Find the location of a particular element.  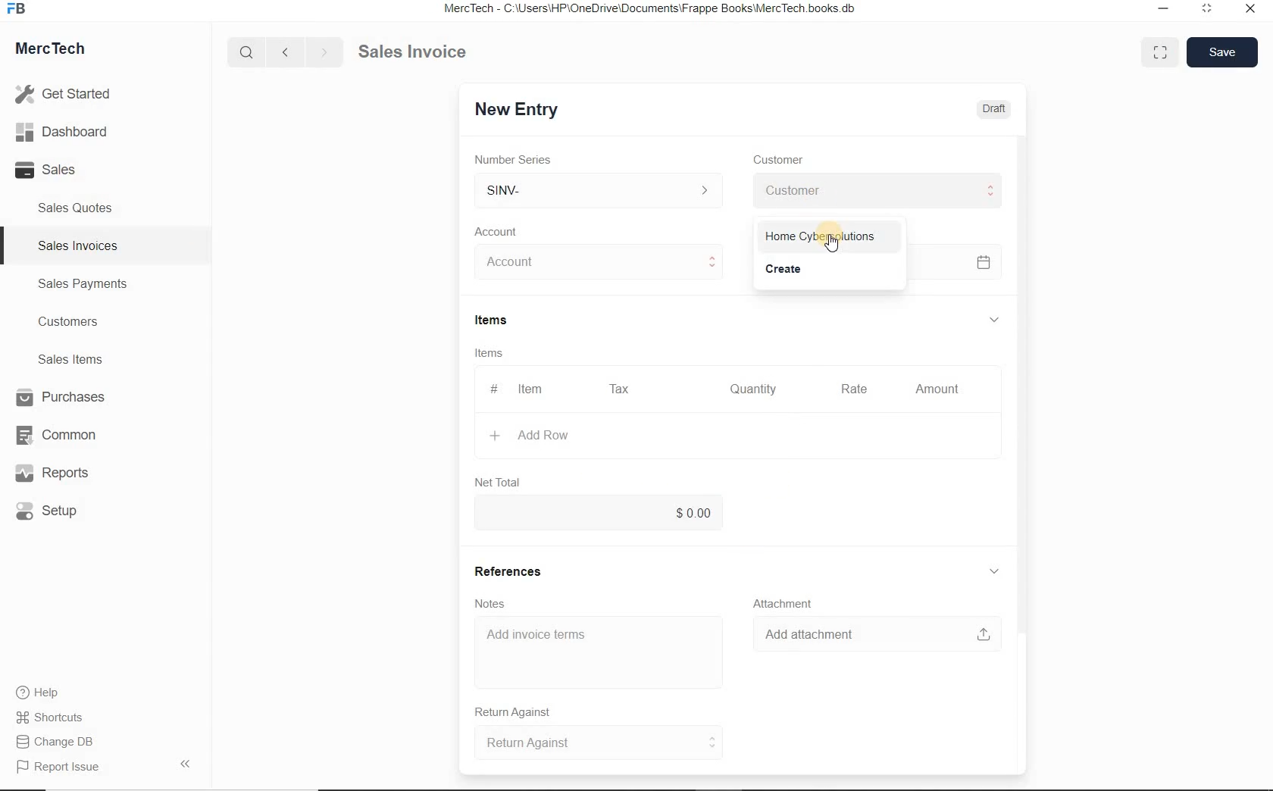

Report Issue is located at coordinates (61, 768).